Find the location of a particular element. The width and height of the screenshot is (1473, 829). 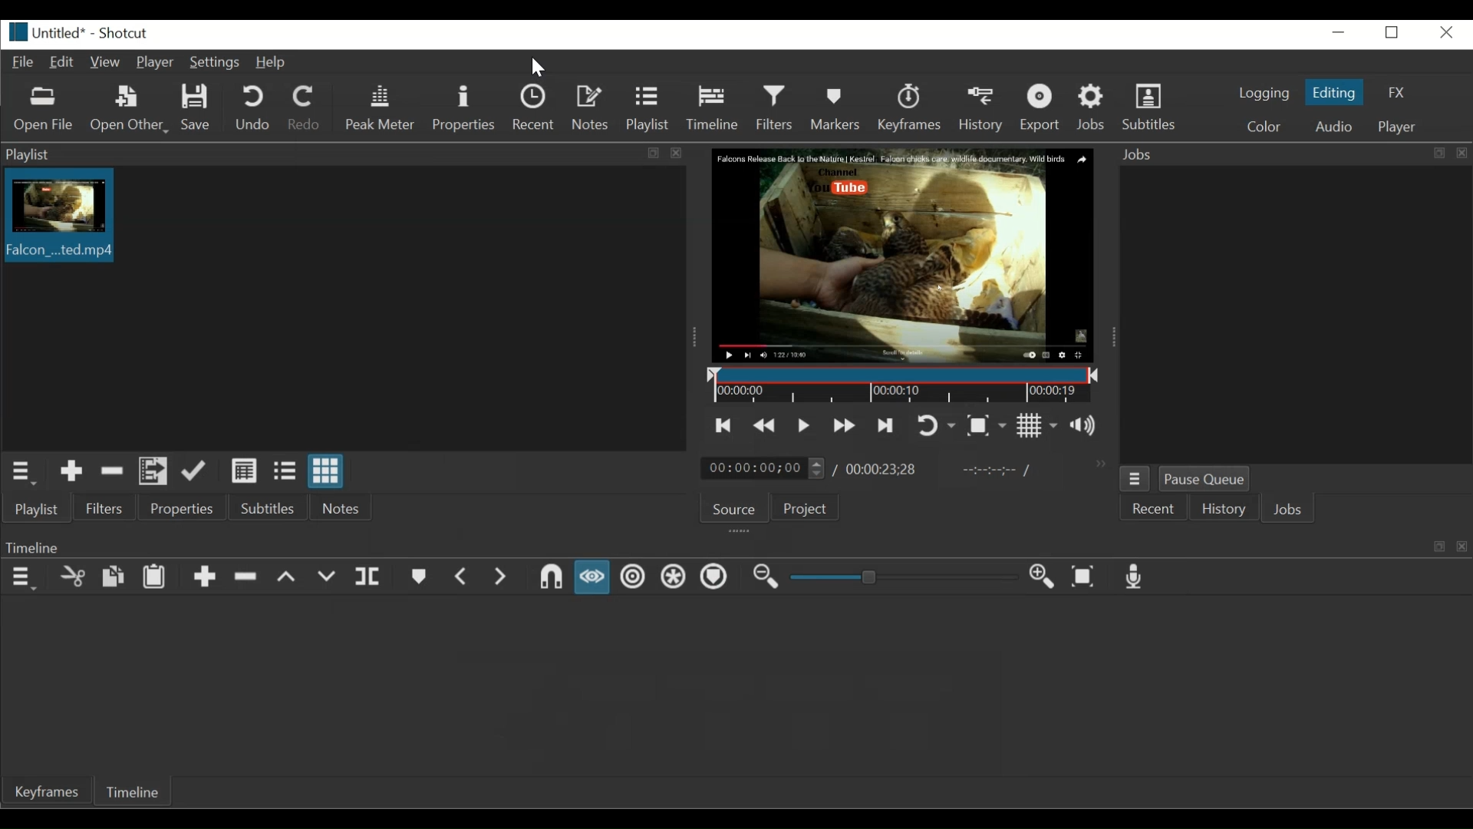

Create/Edit Marker is located at coordinates (417, 577).